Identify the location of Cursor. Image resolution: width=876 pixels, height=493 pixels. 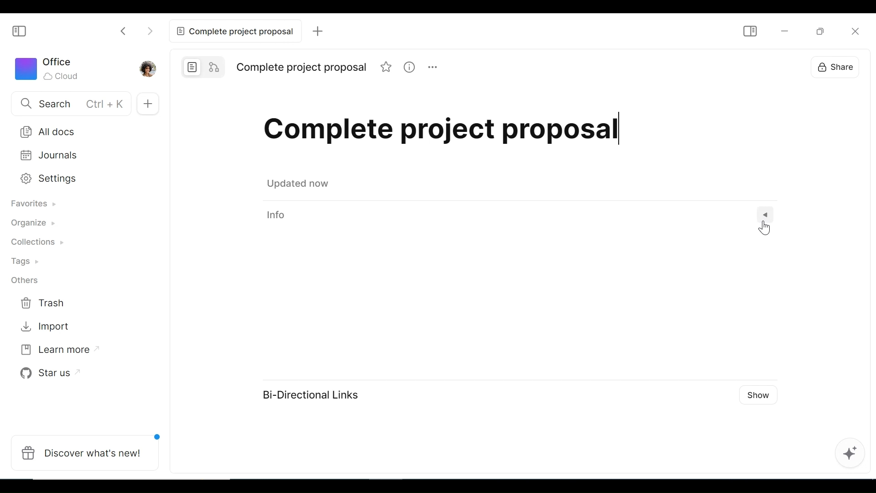
(766, 229).